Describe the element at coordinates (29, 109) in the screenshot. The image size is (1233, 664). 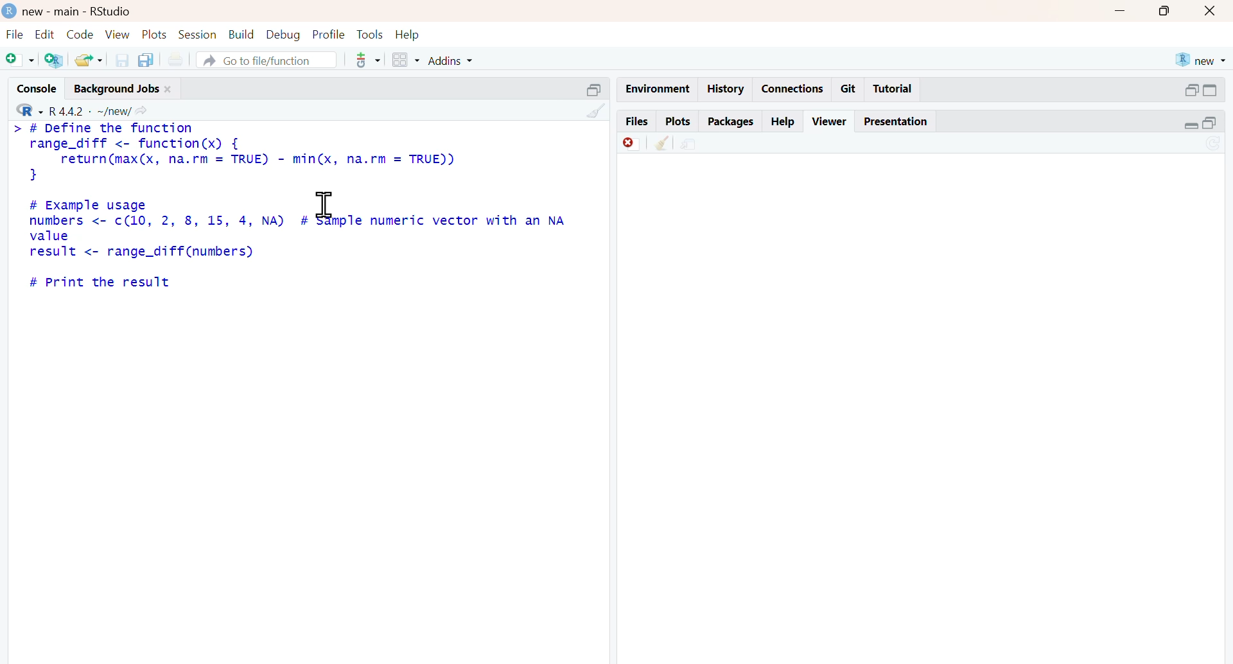
I see `R` at that location.